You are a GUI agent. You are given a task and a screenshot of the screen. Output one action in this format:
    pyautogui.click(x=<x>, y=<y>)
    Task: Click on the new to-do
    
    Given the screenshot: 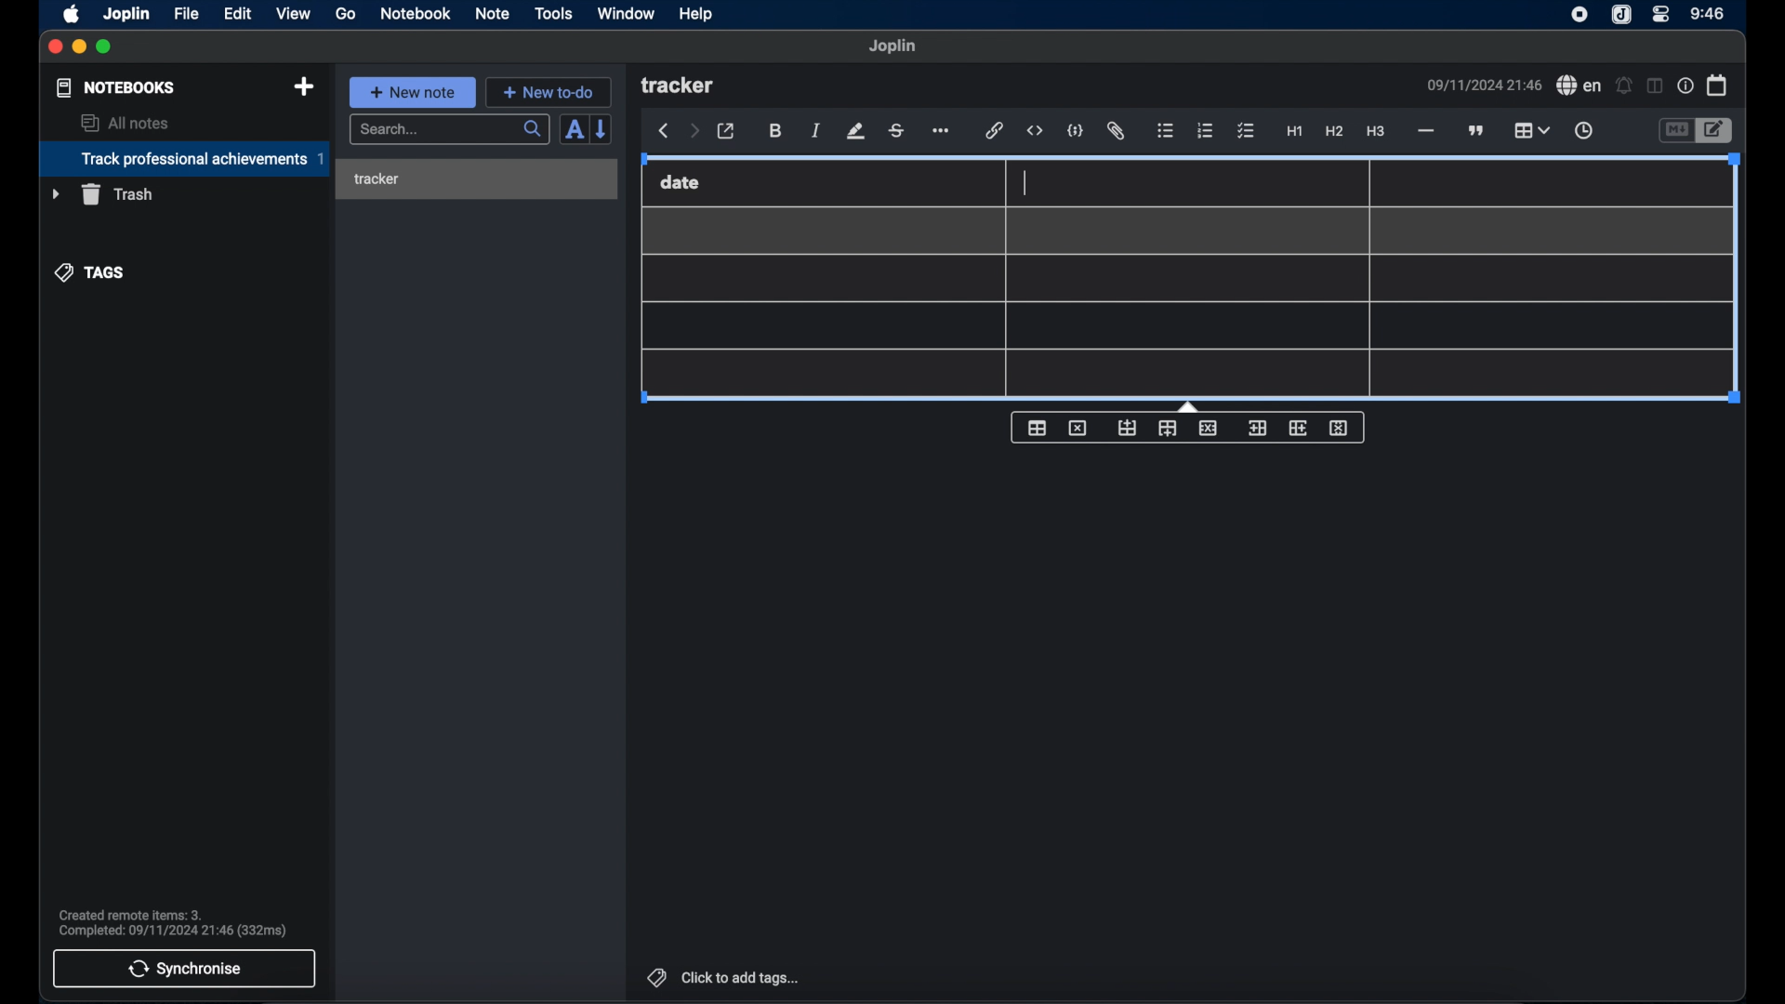 What is the action you would take?
    pyautogui.click(x=549, y=92)
    